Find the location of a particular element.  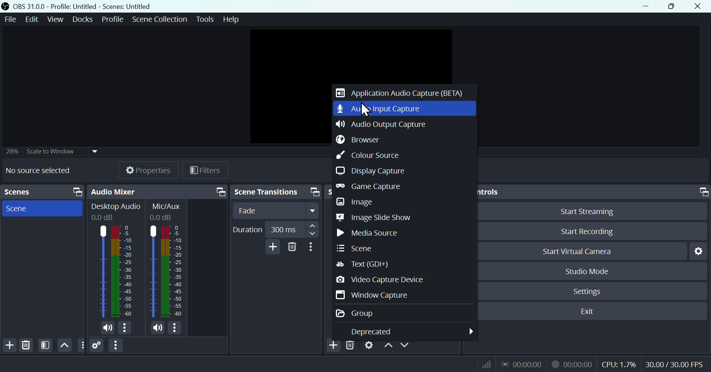

colour scheme is located at coordinates (386, 155).